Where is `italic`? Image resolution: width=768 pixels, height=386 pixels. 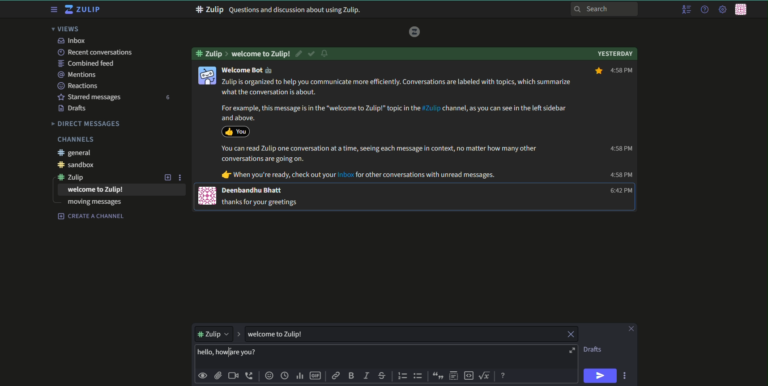
italic is located at coordinates (366, 377).